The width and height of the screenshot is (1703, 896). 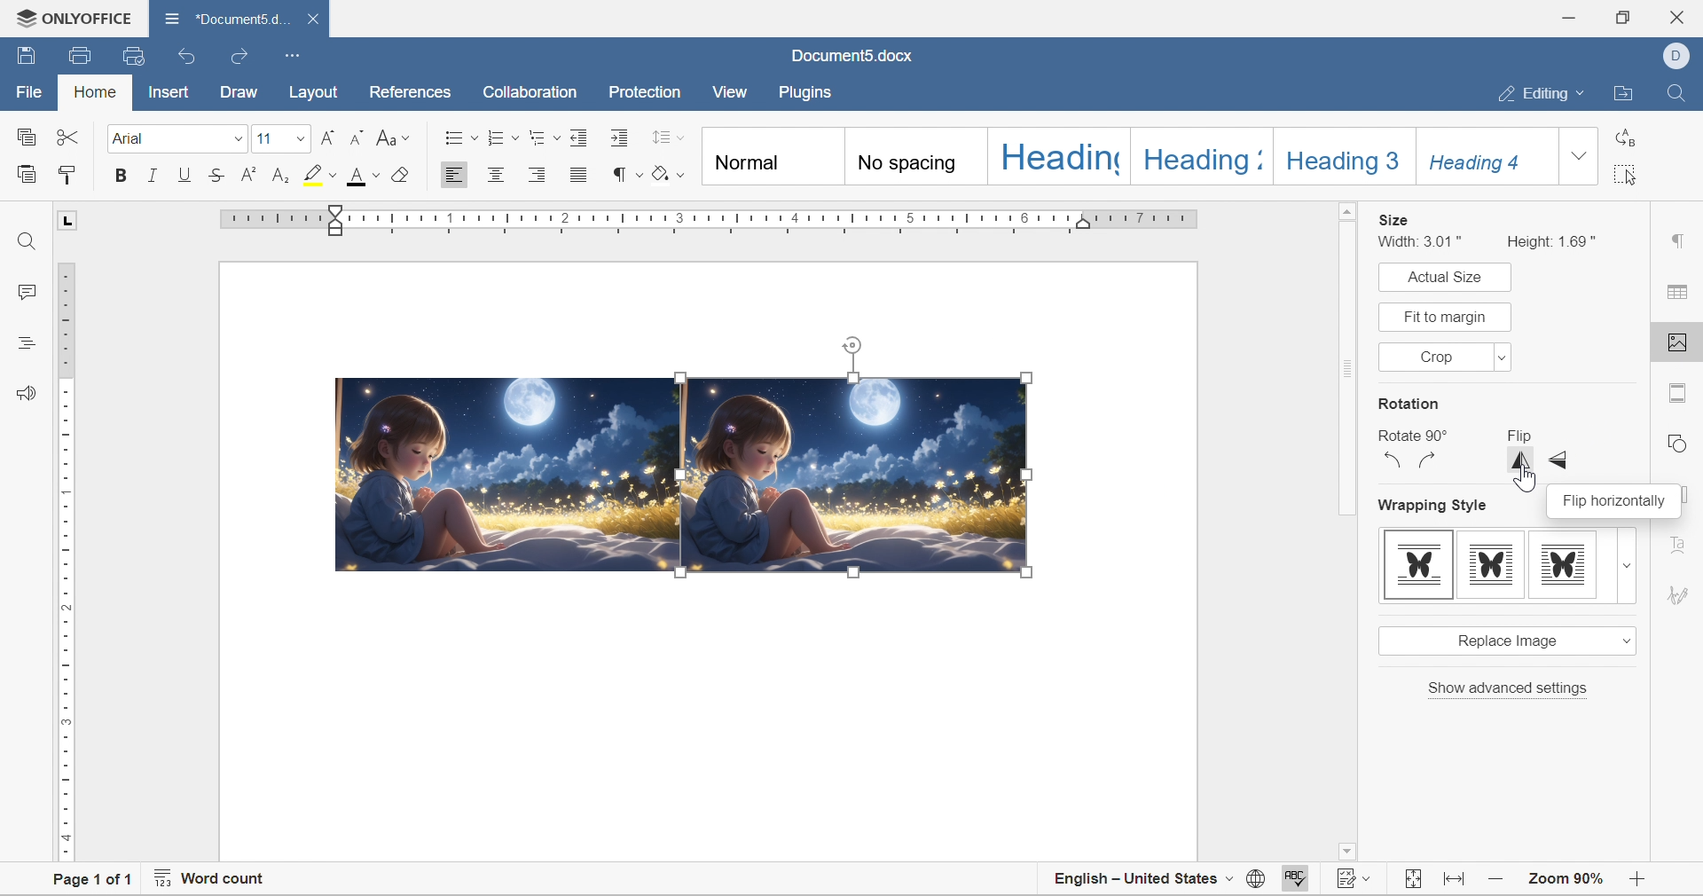 What do you see at coordinates (1681, 242) in the screenshot?
I see `paragraph settings` at bounding box center [1681, 242].